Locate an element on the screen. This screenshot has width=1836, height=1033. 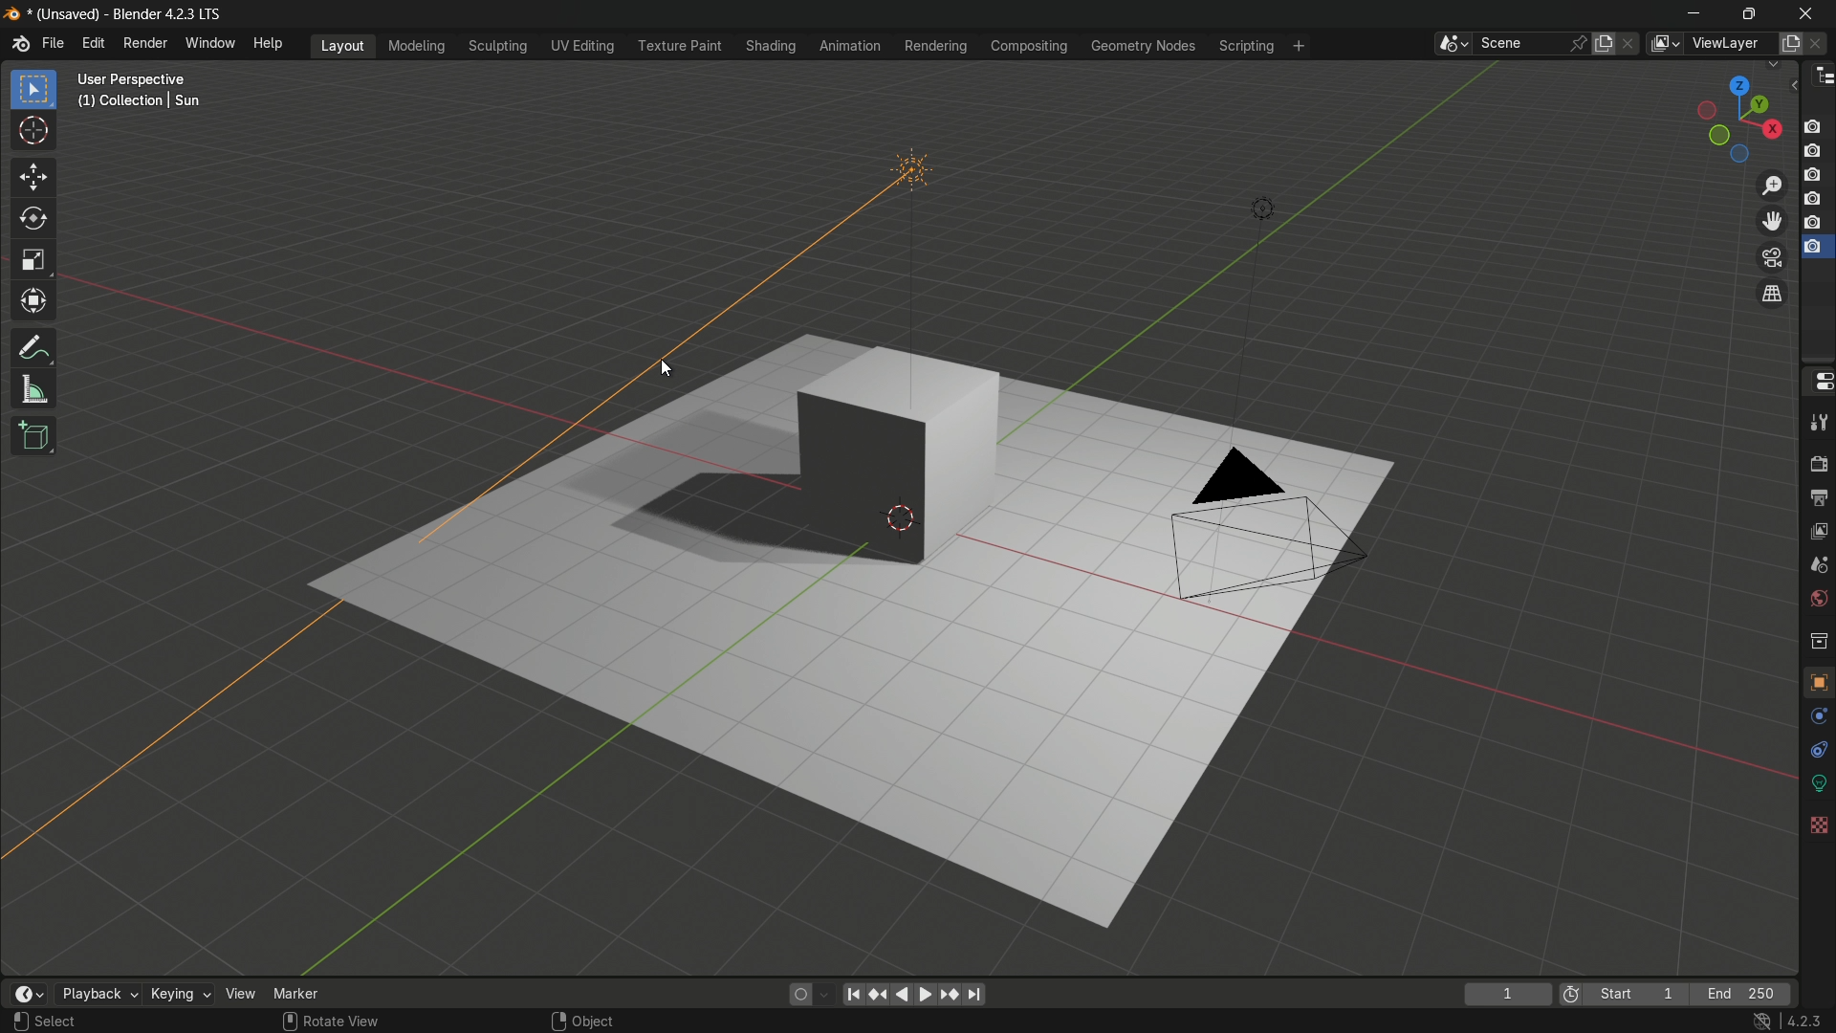
scripting is located at coordinates (1246, 45).